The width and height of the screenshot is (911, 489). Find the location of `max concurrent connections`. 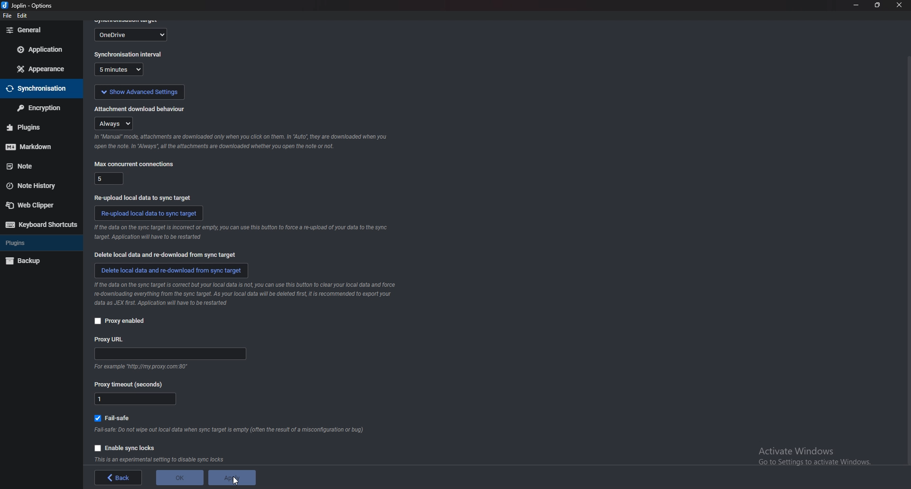

max concurrent connections is located at coordinates (134, 164).